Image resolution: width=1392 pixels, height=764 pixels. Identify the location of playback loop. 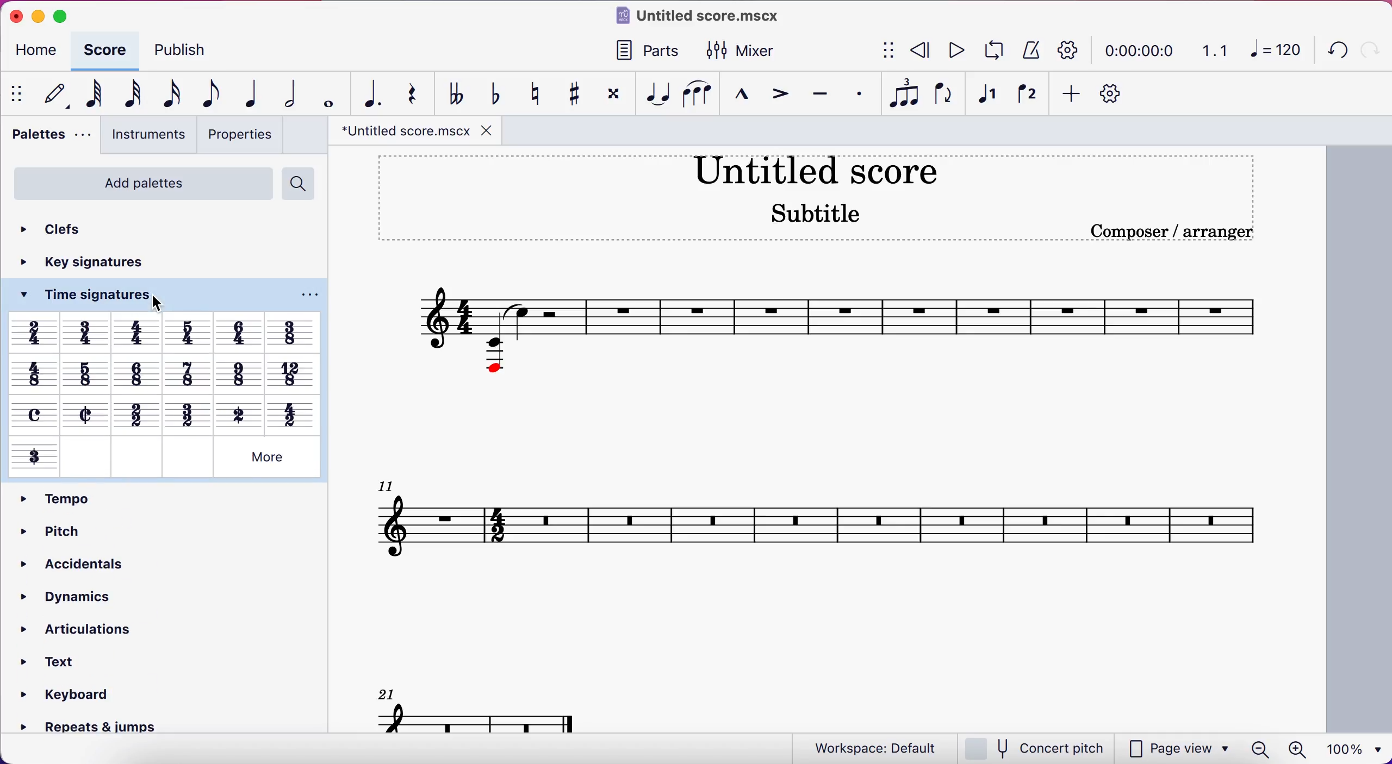
(996, 48).